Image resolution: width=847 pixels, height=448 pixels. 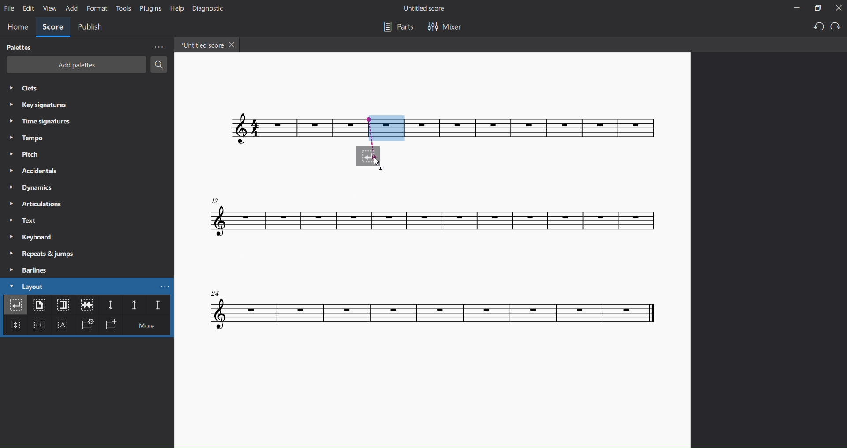 I want to click on staff spacer fixed down, so click(x=156, y=306).